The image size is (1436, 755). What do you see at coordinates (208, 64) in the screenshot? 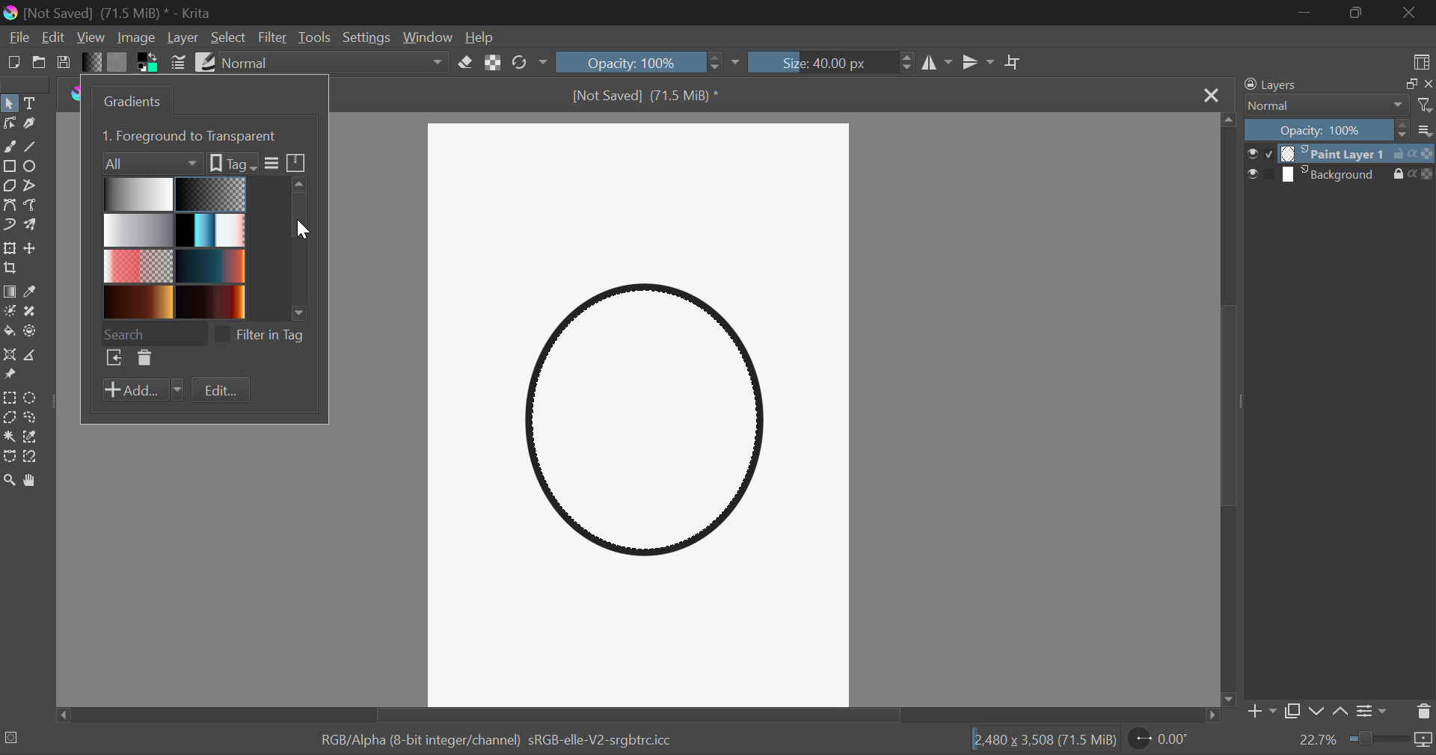
I see `Brush Presets` at bounding box center [208, 64].